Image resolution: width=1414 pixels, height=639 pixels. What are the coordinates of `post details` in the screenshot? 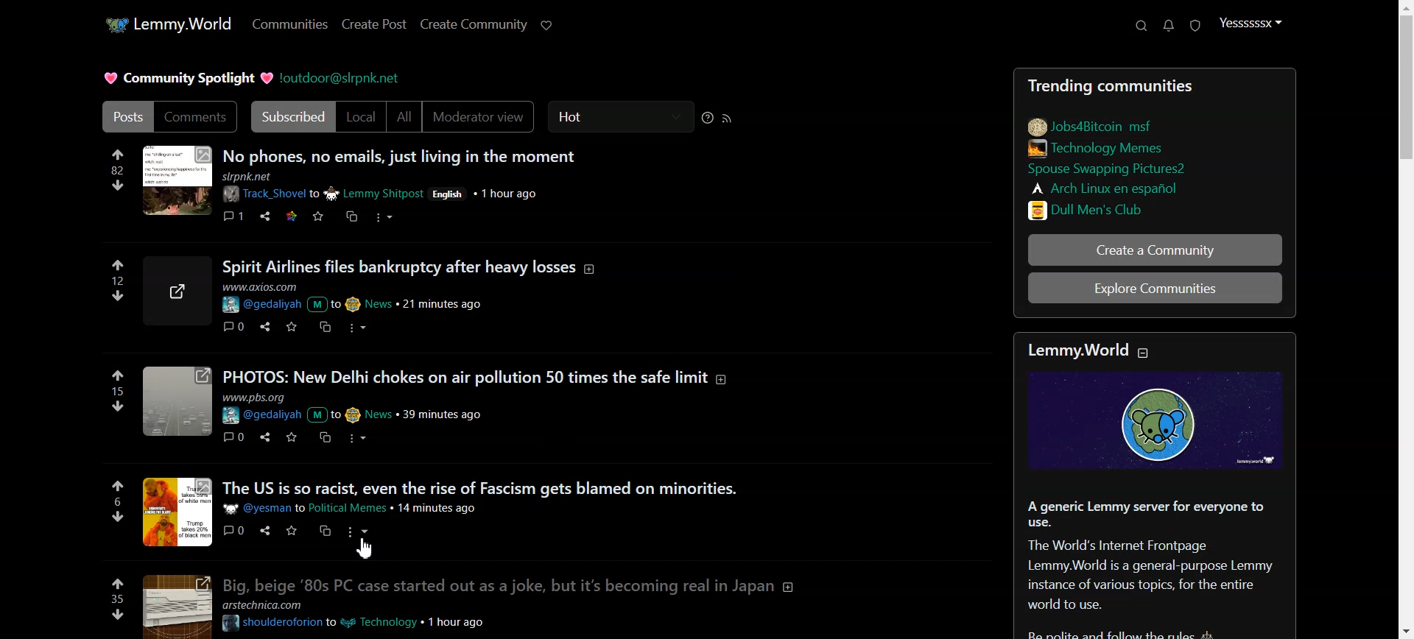 It's located at (371, 407).